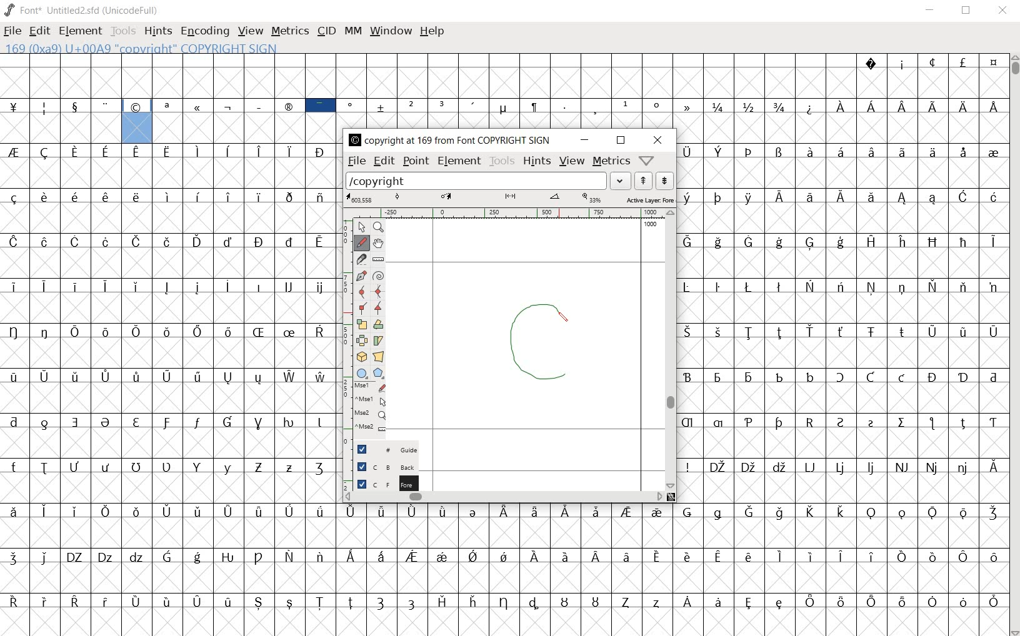  What do you see at coordinates (362, 324) in the screenshot?
I see `scale the selection` at bounding box center [362, 324].